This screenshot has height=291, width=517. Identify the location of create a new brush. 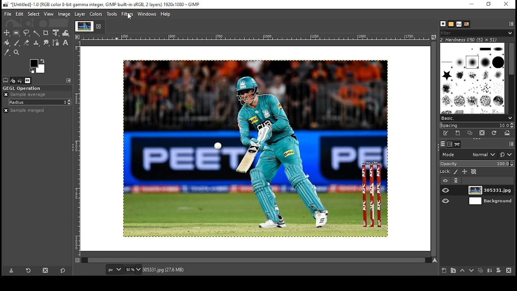
(458, 133).